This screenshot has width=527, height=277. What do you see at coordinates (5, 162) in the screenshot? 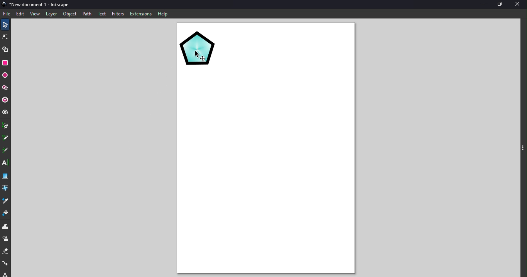
I see `Text tool` at bounding box center [5, 162].